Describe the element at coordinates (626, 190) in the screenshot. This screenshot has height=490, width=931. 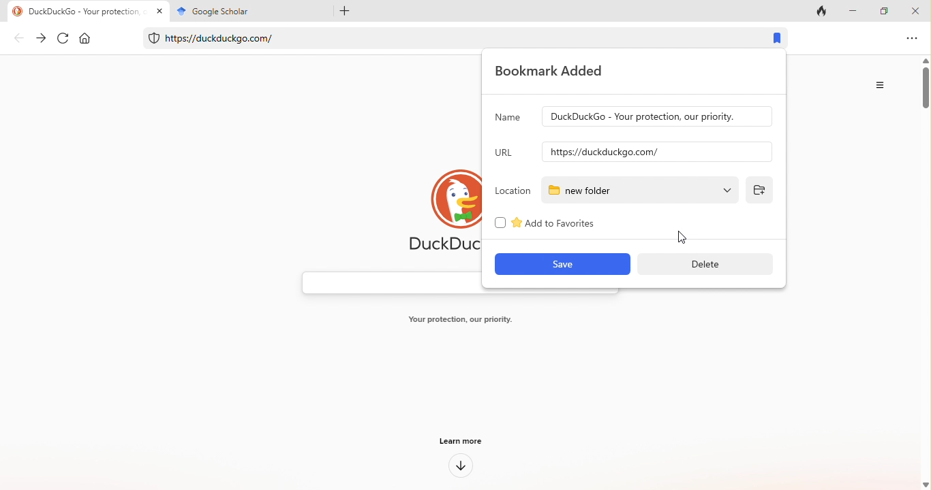
I see ` new folder` at that location.